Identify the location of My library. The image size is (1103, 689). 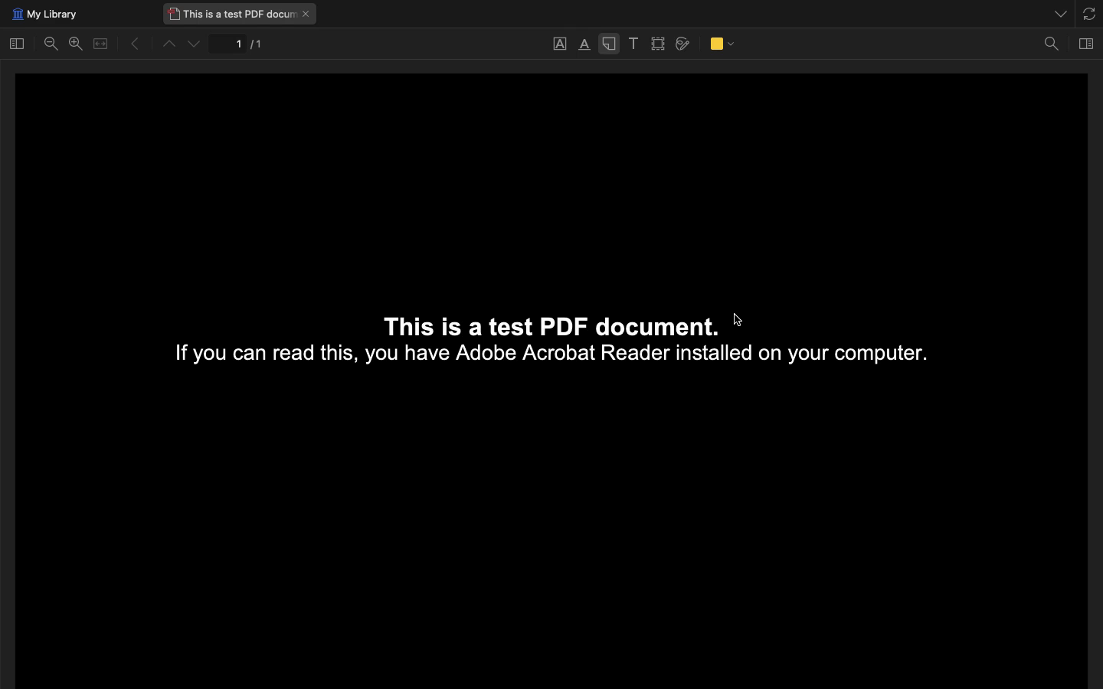
(43, 15).